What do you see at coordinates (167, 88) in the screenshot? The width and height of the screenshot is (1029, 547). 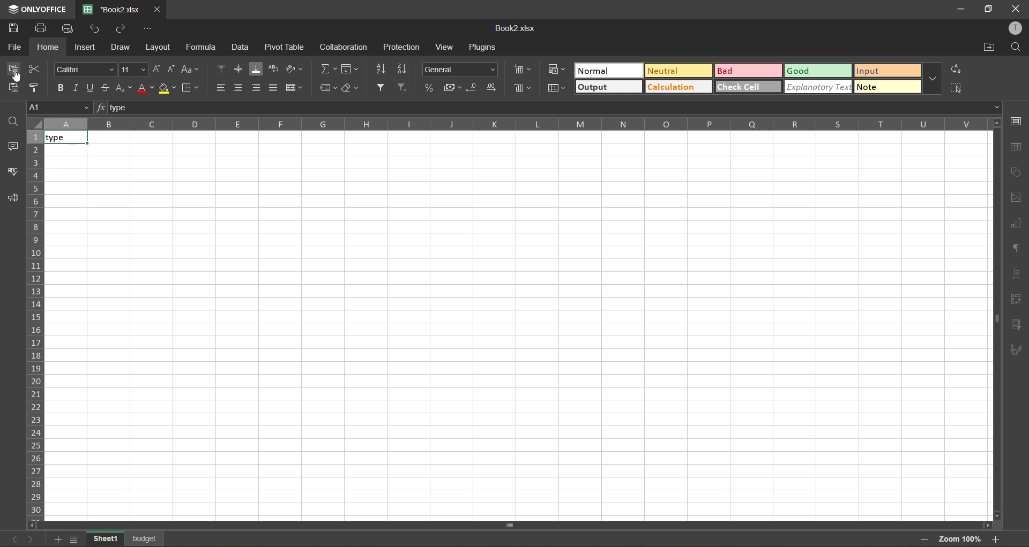 I see `fill color` at bounding box center [167, 88].